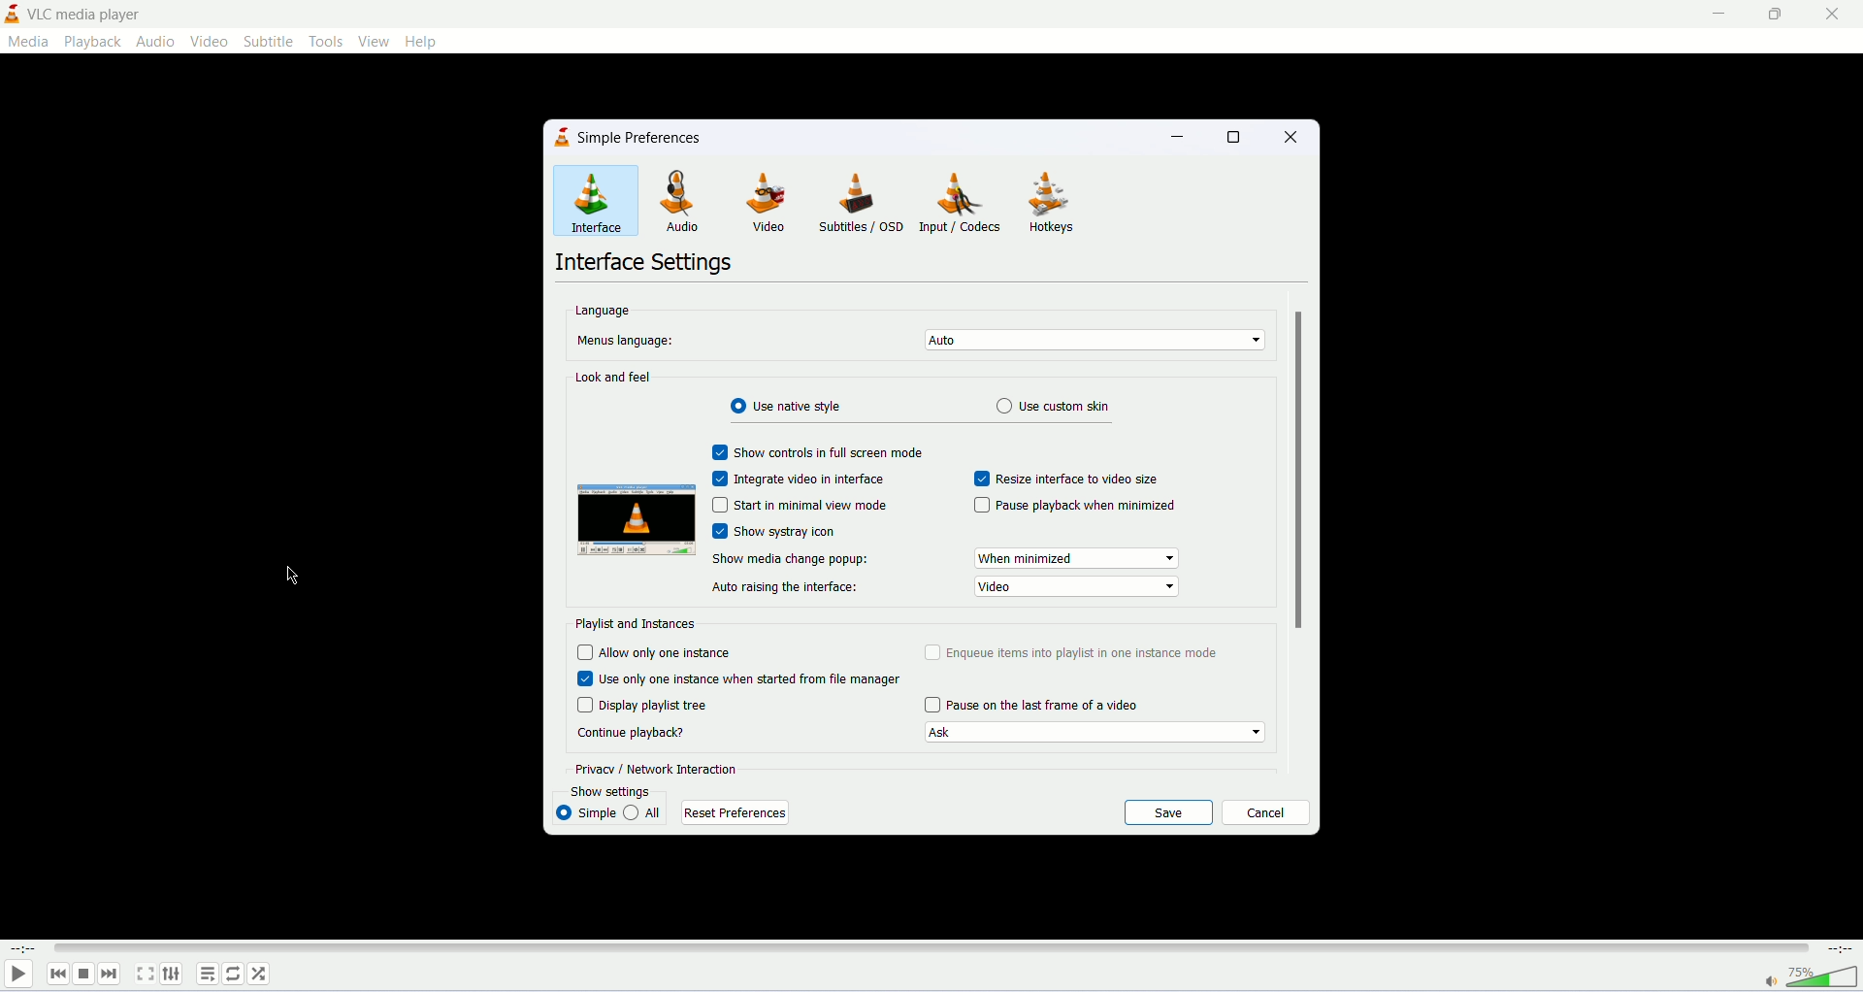 Image resolution: width=1863 pixels, height=992 pixels. I want to click on maximize, so click(1240, 137).